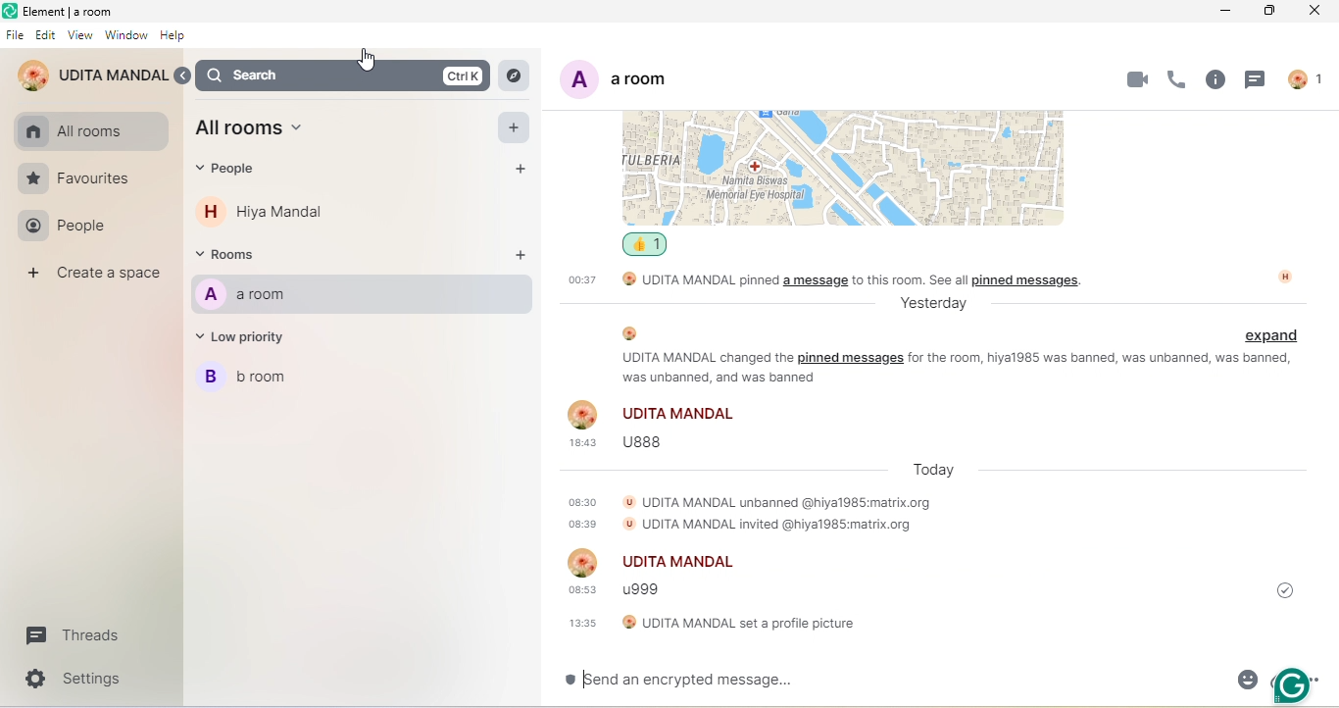 The height and width of the screenshot is (708, 1339). Describe the element at coordinates (644, 244) in the screenshot. I see `Like/Unlike` at that location.